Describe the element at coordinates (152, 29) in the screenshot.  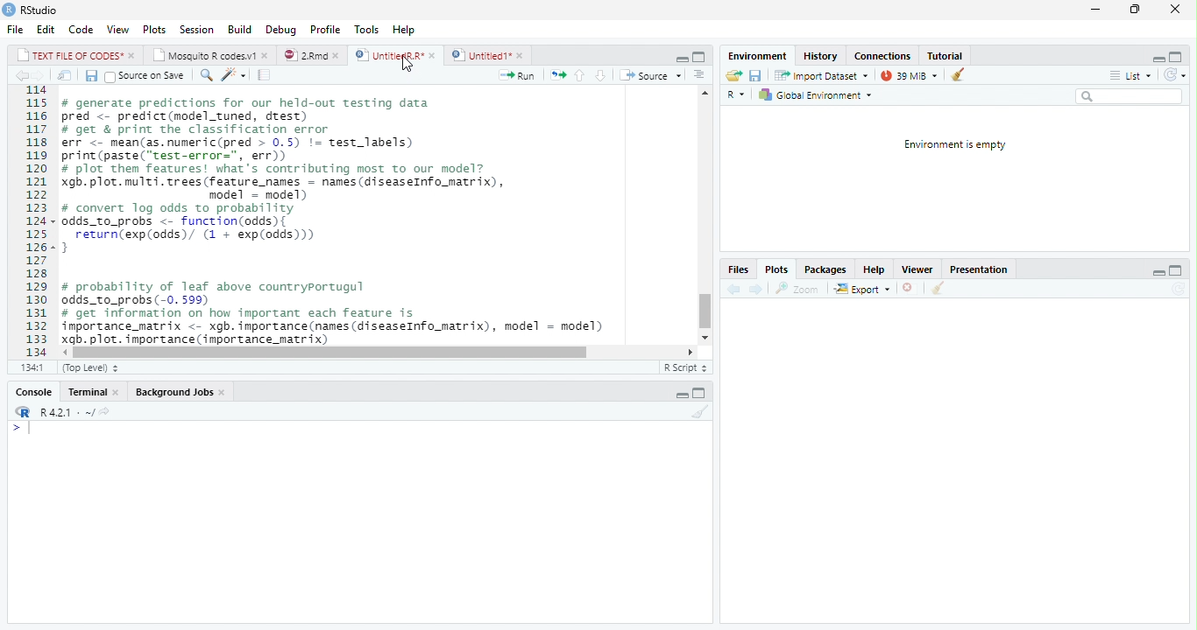
I see `Plots` at that location.